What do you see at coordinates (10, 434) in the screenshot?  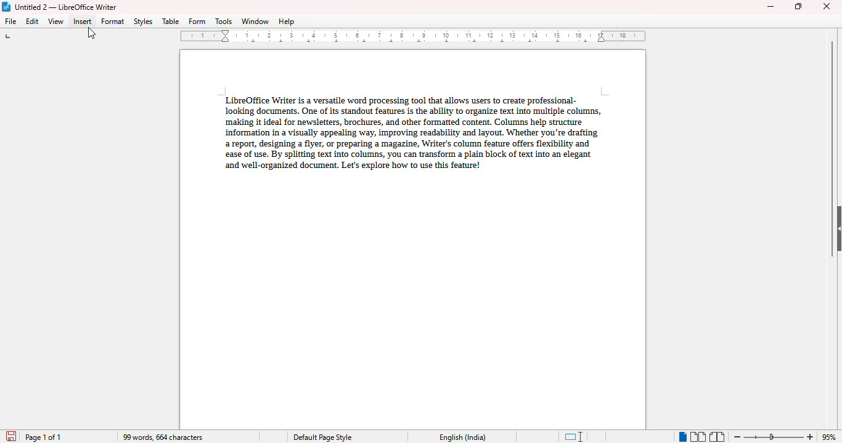 I see `Save document` at bounding box center [10, 434].